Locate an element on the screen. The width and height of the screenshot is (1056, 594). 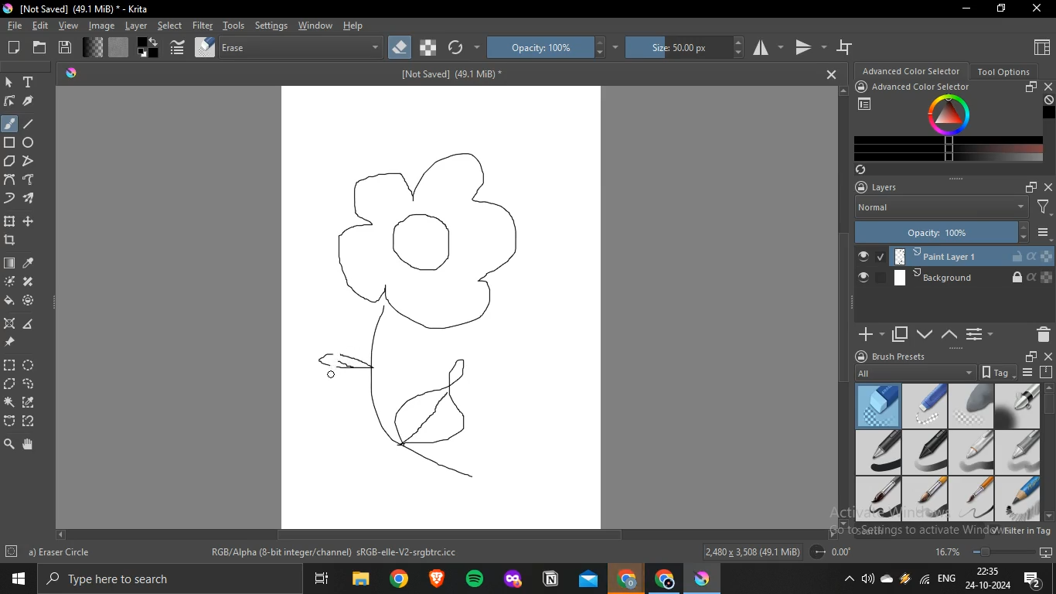
size is located at coordinates (683, 49).